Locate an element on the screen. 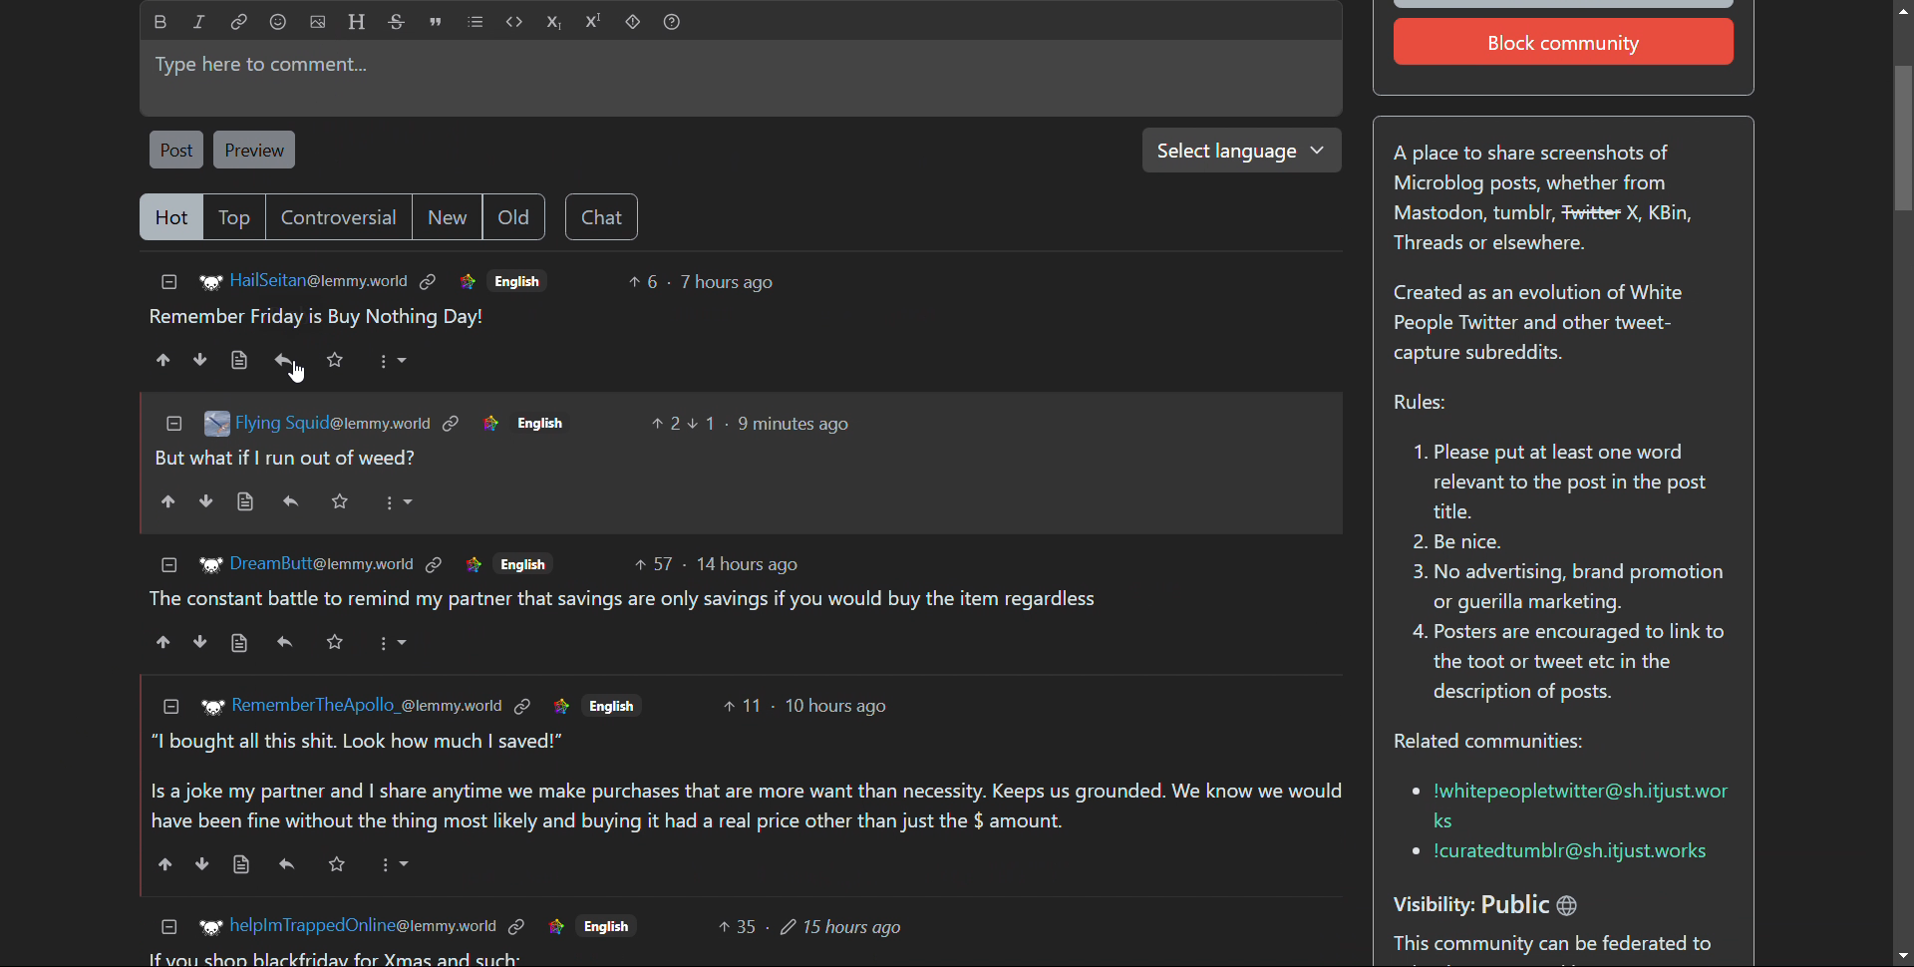  3. No advertising, brand promotion
or guerilla marketing. is located at coordinates (1565, 587).